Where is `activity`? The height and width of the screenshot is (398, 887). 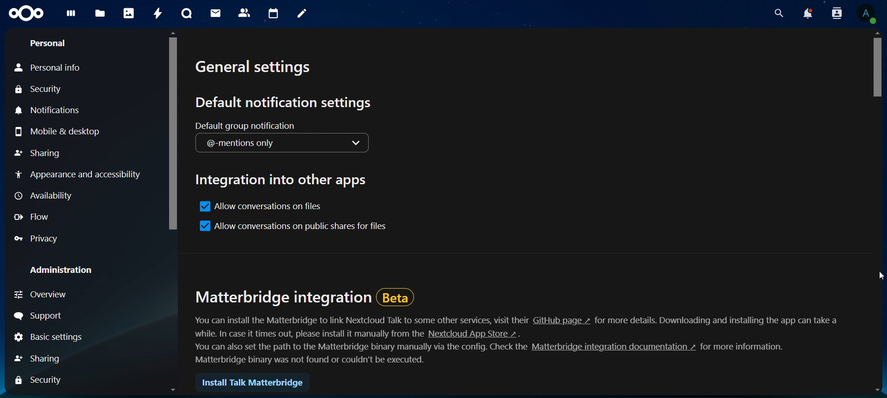
activity is located at coordinates (158, 13).